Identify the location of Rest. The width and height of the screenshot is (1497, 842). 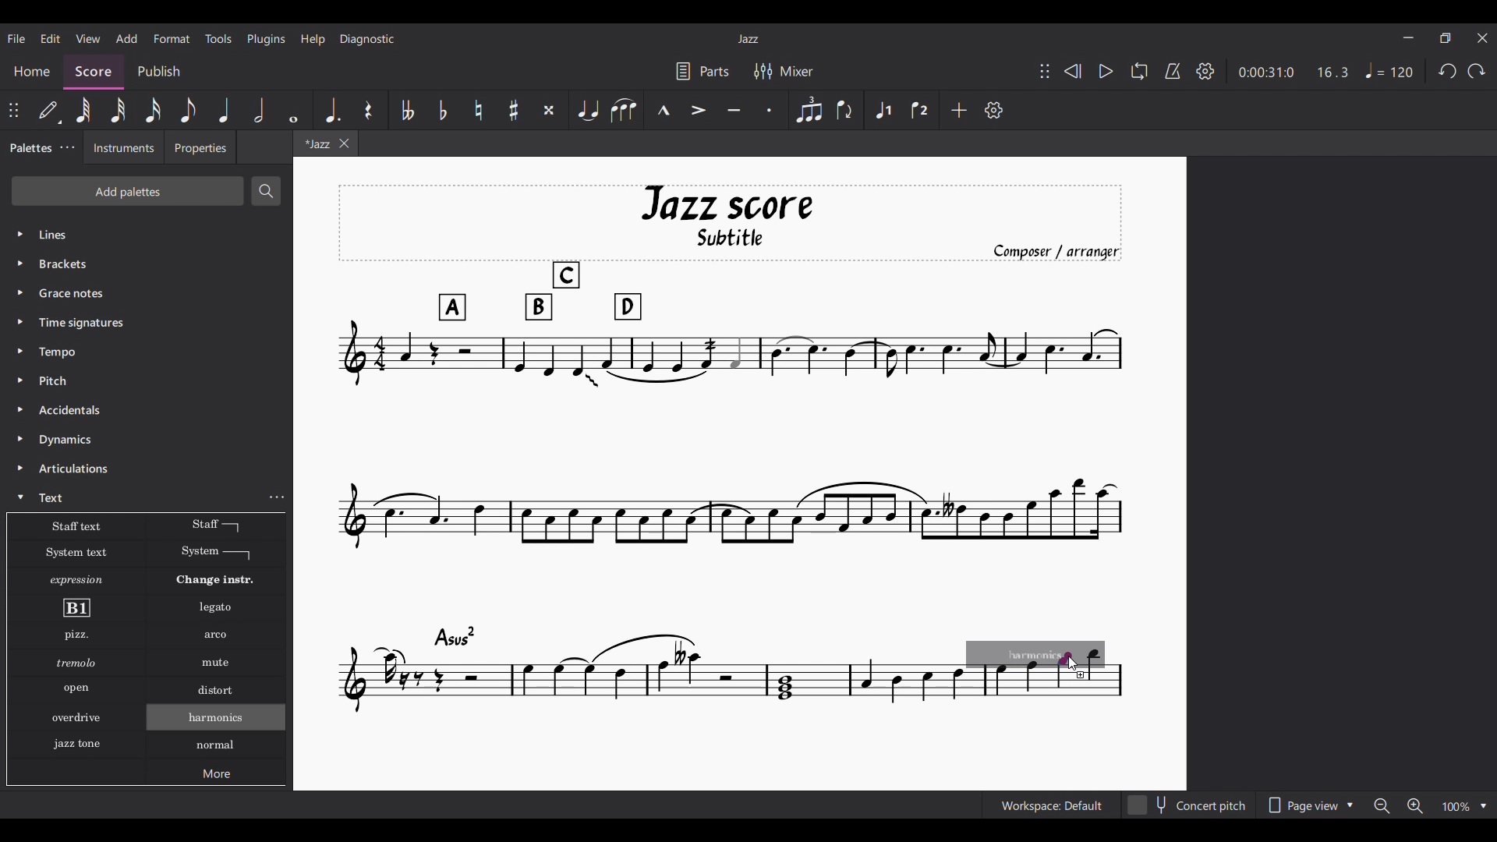
(368, 109).